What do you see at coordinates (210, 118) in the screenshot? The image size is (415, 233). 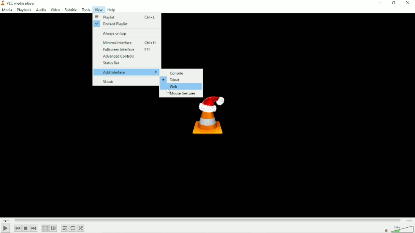 I see `Logo` at bounding box center [210, 118].